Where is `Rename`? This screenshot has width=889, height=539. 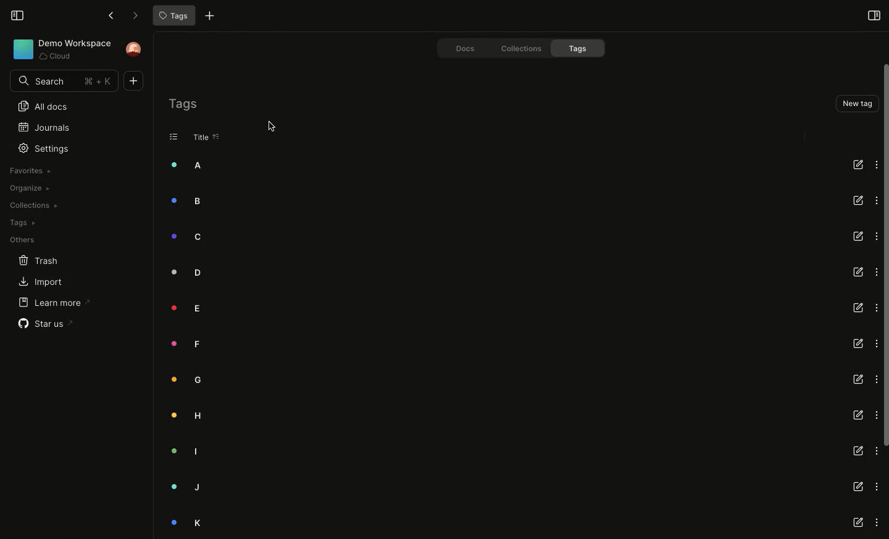
Rename is located at coordinates (859, 270).